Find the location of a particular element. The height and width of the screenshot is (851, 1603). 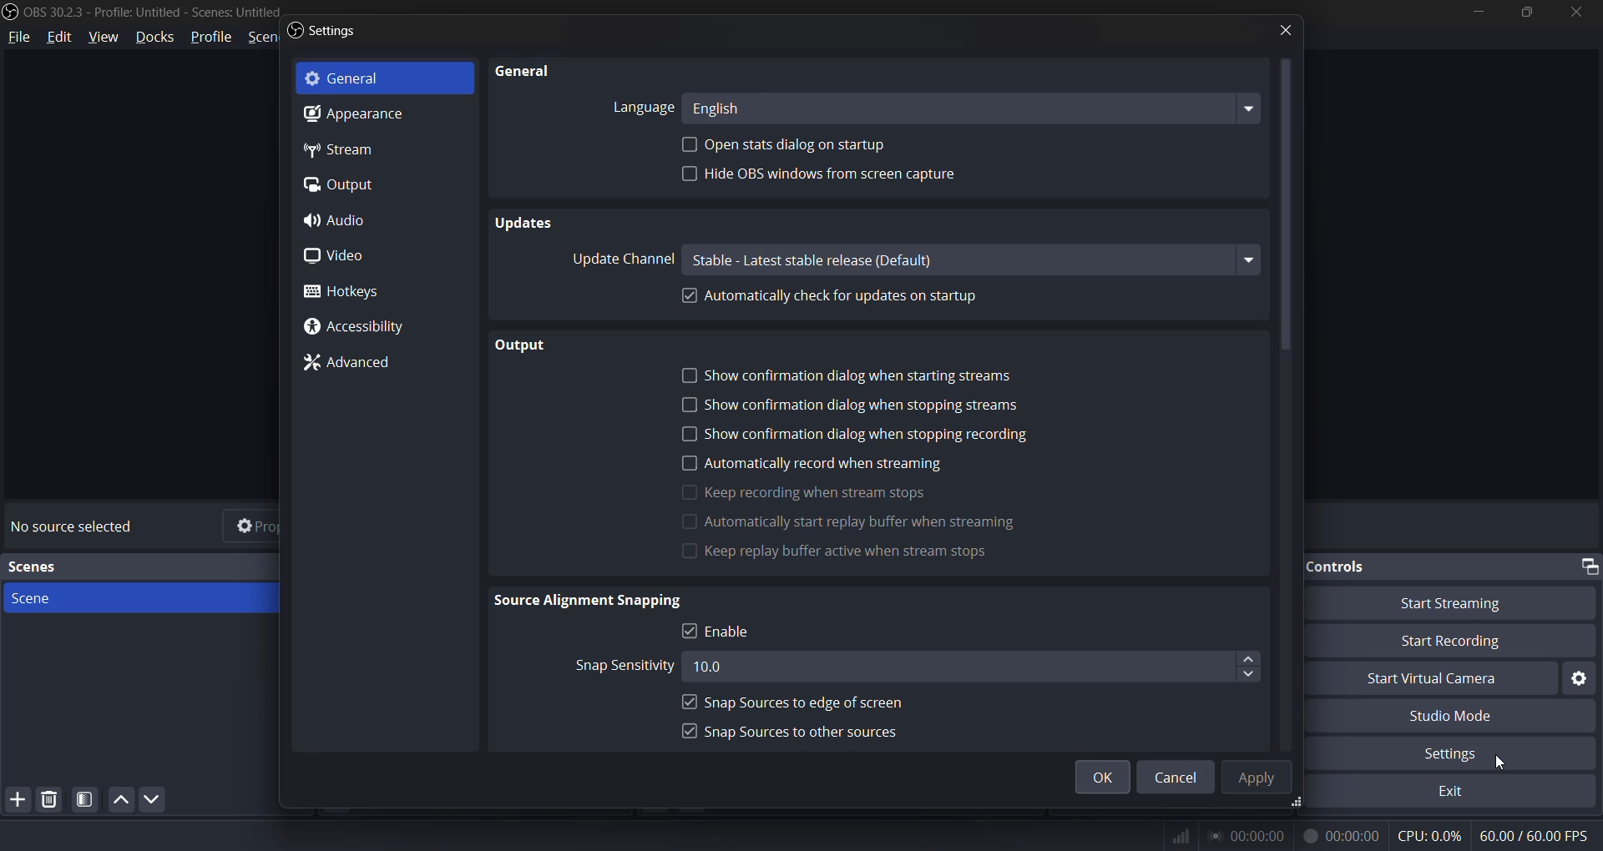

output is located at coordinates (338, 183).